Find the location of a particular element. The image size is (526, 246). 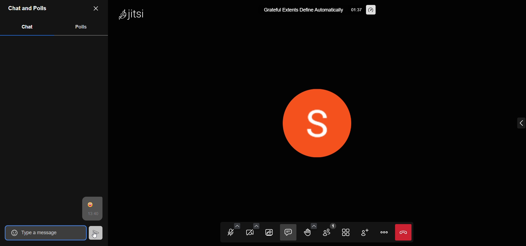

microphone is located at coordinates (231, 233).